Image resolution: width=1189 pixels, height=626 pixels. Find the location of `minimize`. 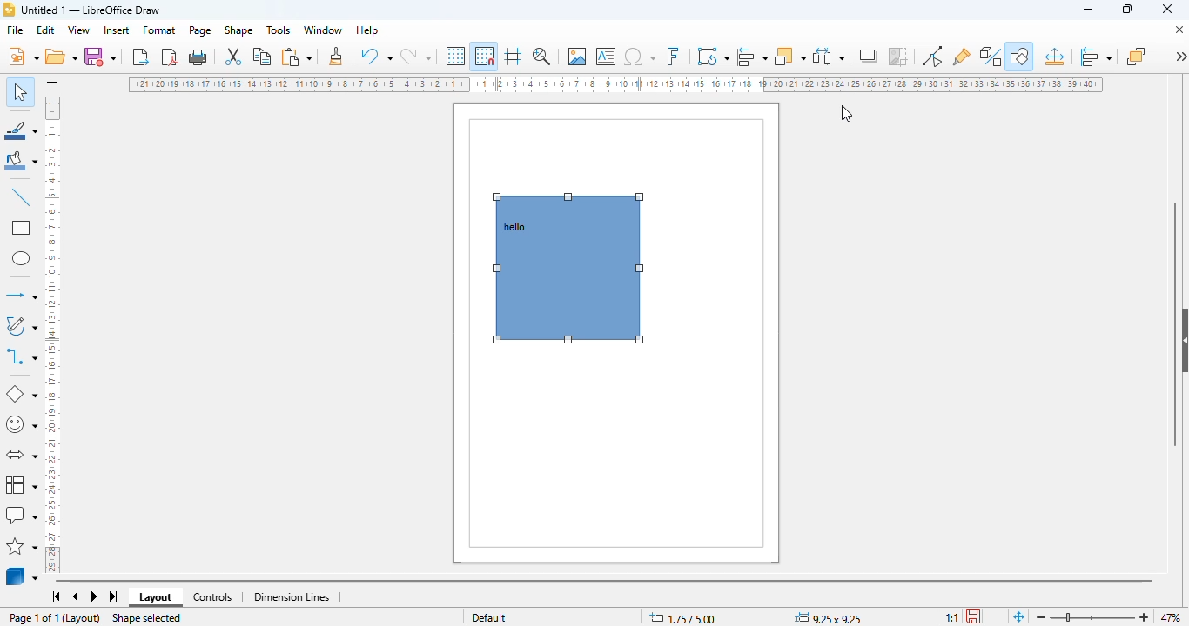

minimize is located at coordinates (1088, 10).